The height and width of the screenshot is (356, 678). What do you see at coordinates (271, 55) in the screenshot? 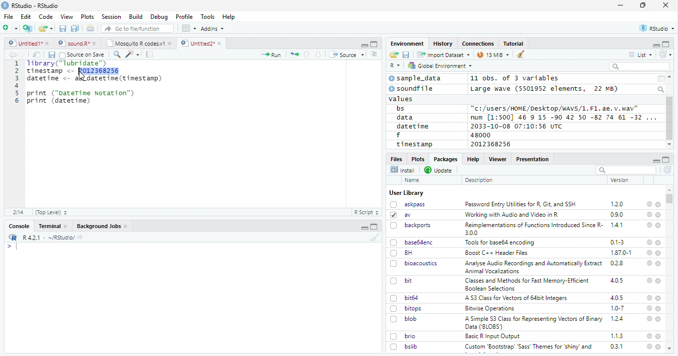
I see `Run the current line` at bounding box center [271, 55].